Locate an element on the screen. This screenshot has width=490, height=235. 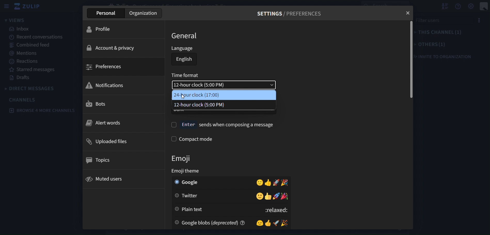
account & privacy is located at coordinates (122, 48).